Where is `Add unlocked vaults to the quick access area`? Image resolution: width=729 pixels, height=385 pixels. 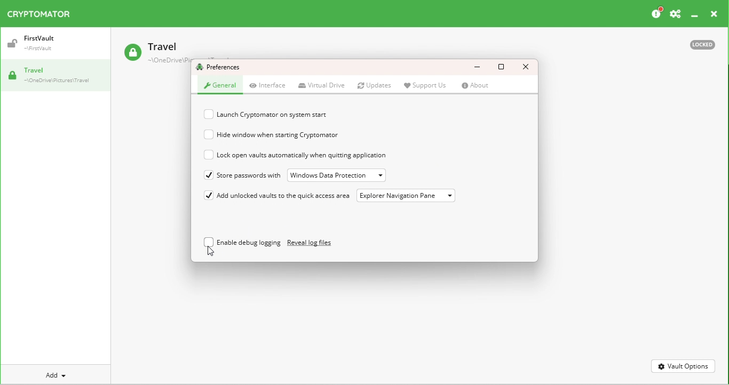
Add unlocked vaults to the quick access area is located at coordinates (287, 197).